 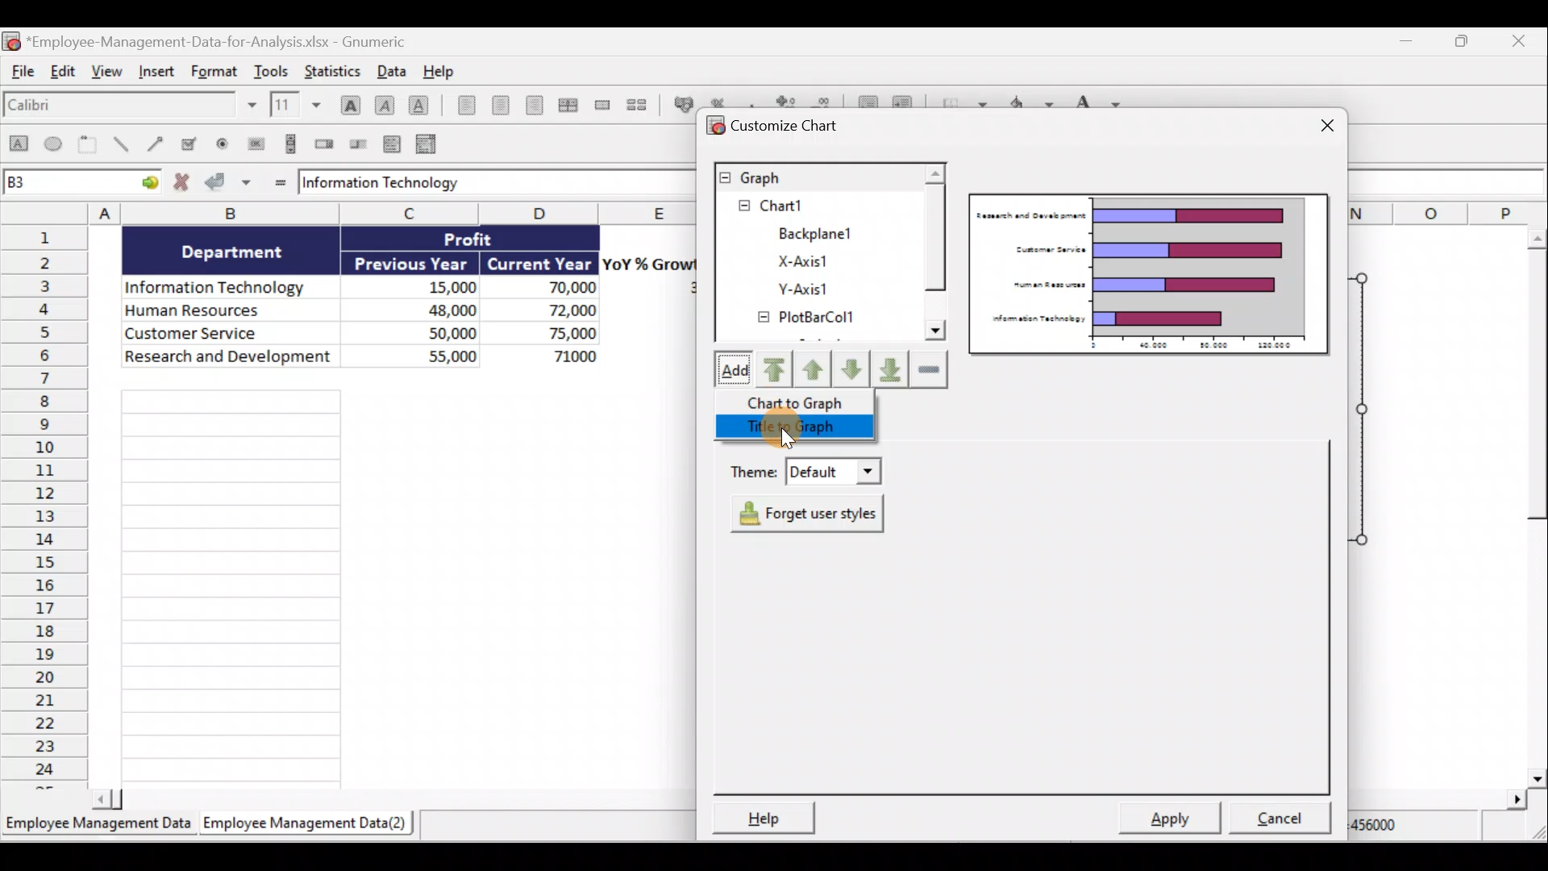 What do you see at coordinates (482, 241) in the screenshot?
I see `Profit` at bounding box center [482, 241].